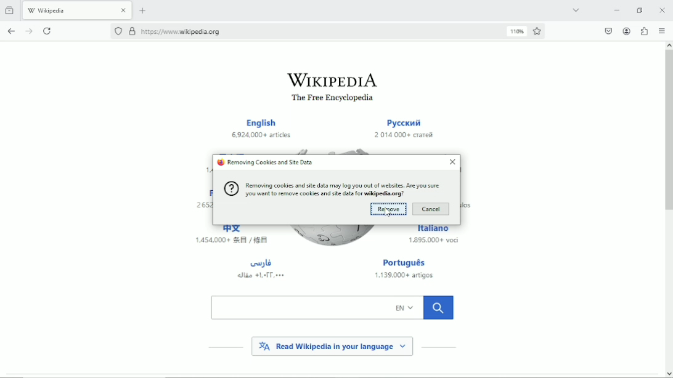  Describe the element at coordinates (645, 31) in the screenshot. I see `extensions` at that location.